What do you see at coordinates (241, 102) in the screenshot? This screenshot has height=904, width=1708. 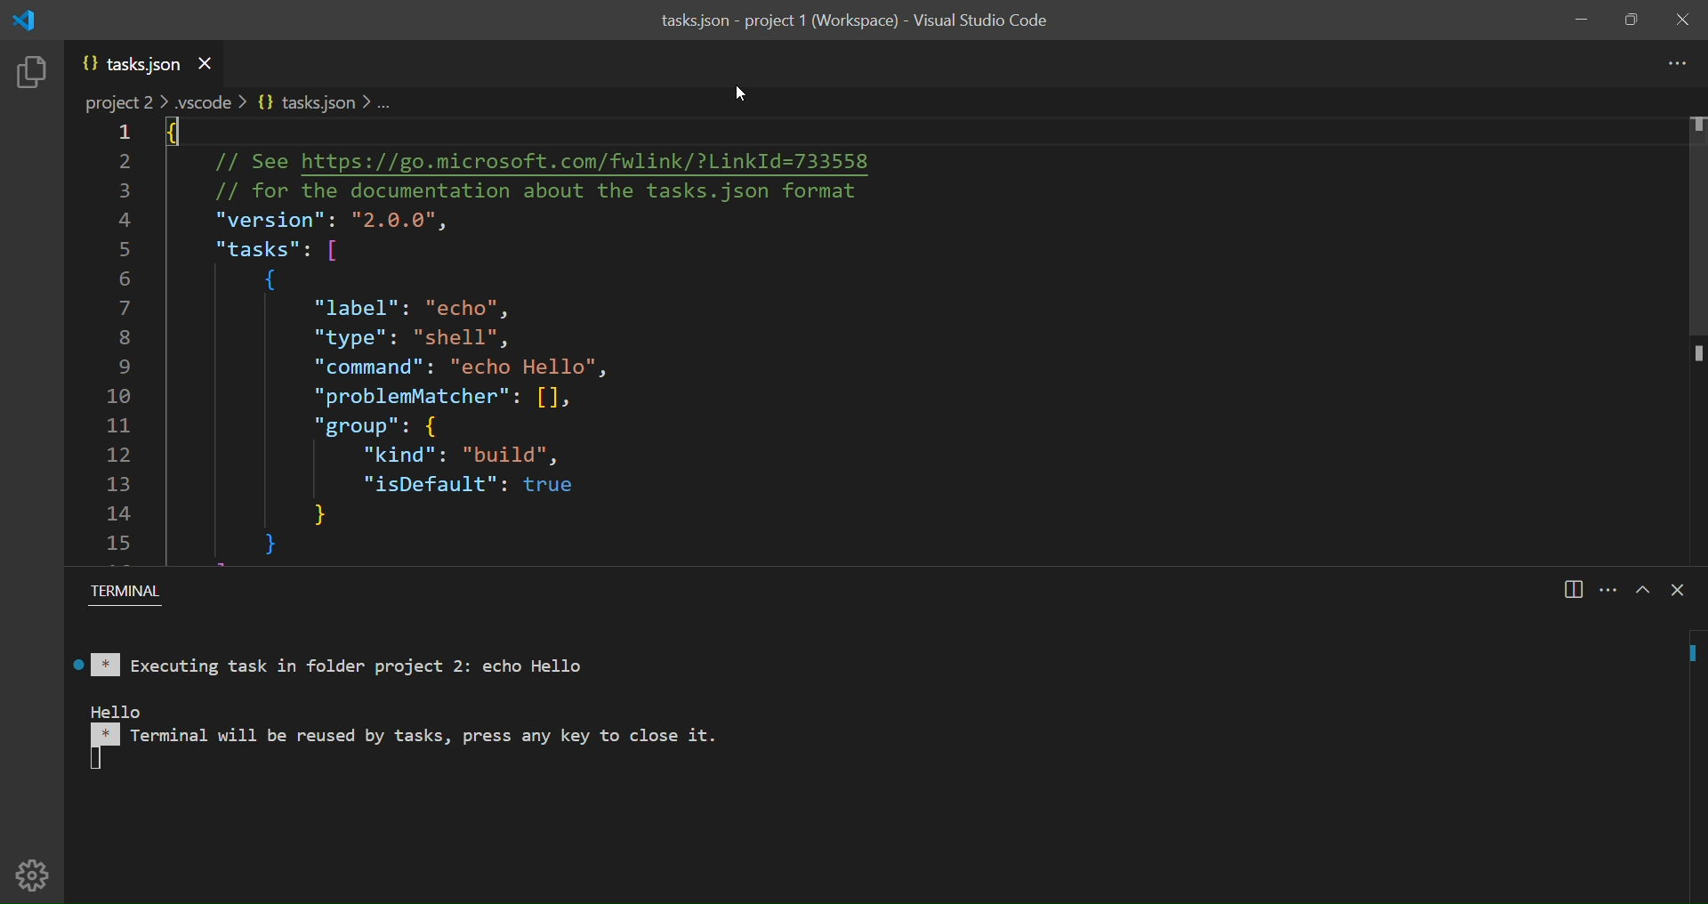 I see `path` at bounding box center [241, 102].